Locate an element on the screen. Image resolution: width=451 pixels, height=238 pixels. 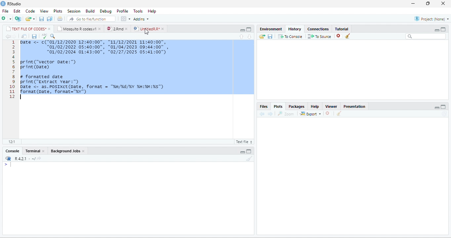
minimize is located at coordinates (242, 152).